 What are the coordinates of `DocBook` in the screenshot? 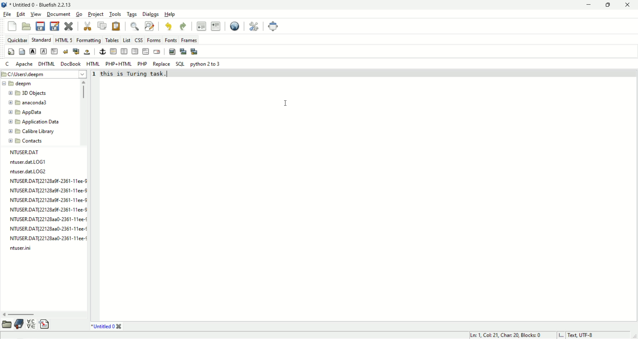 It's located at (70, 64).